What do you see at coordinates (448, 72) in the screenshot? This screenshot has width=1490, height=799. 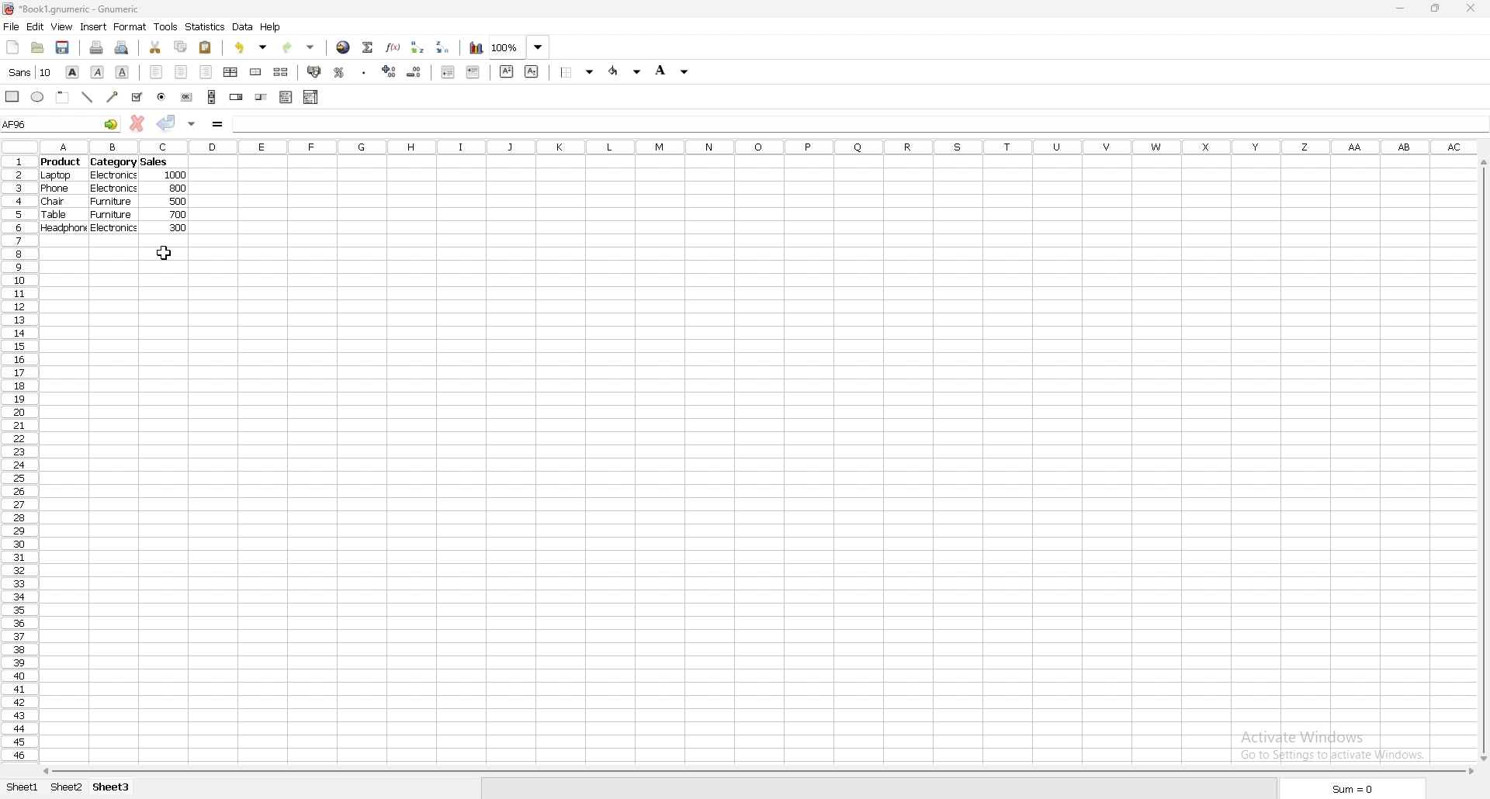 I see `decrease indent` at bounding box center [448, 72].